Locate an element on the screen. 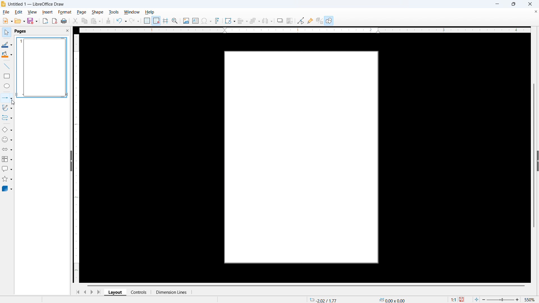 The width and height of the screenshot is (539, 303). New  is located at coordinates (7, 21).